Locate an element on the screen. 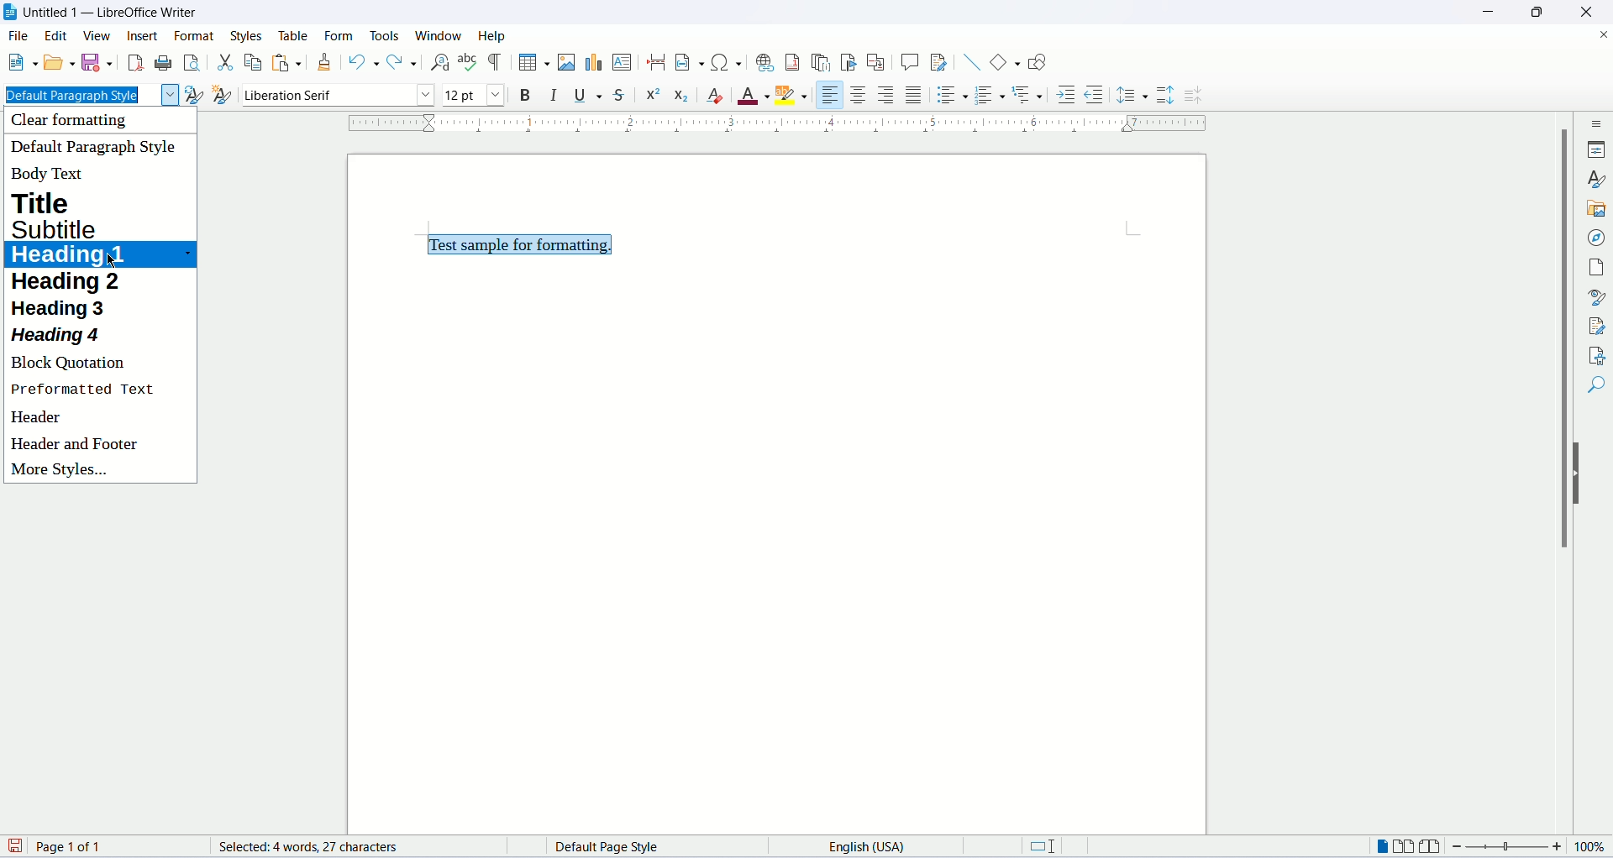  insert field is located at coordinates (687, 61).